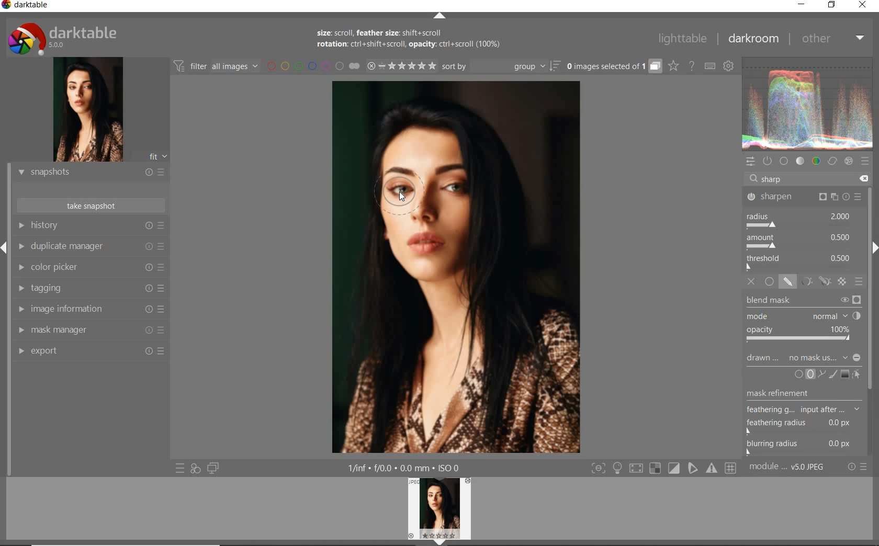  I want to click on lighttable, so click(682, 39).